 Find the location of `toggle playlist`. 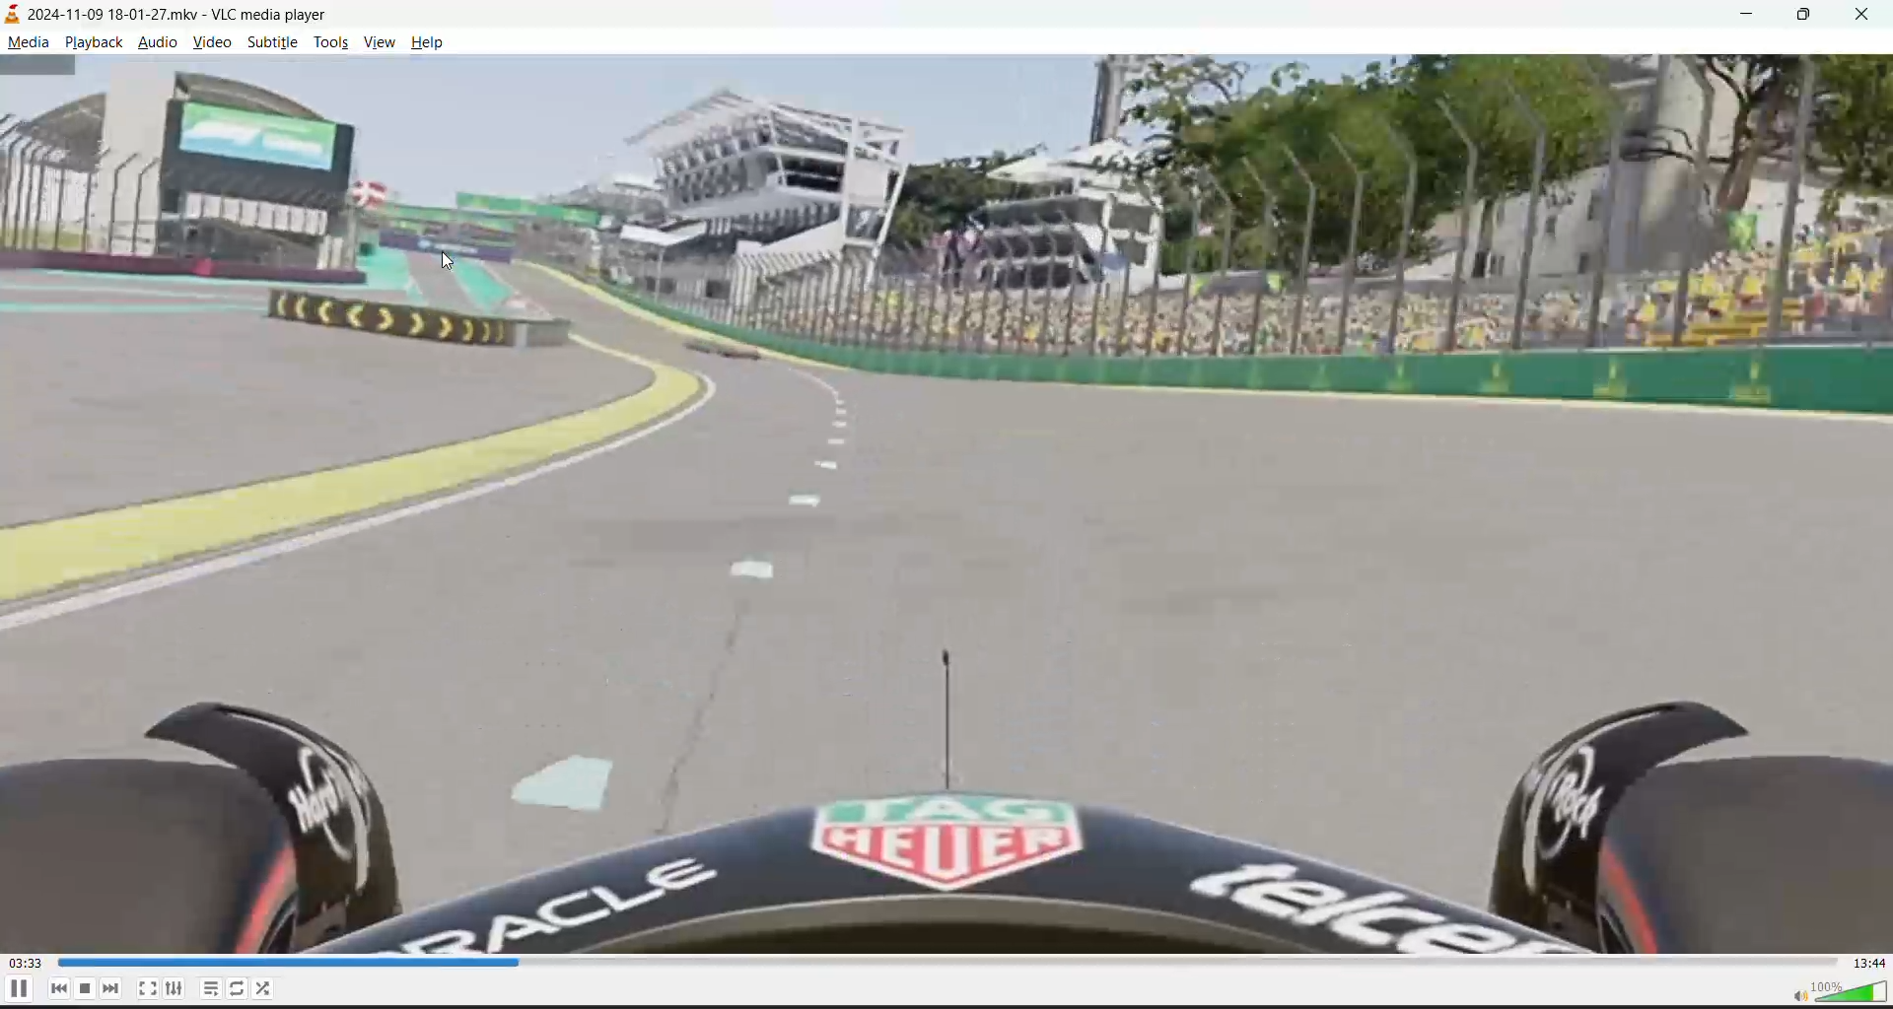

toggle playlist is located at coordinates (213, 988).